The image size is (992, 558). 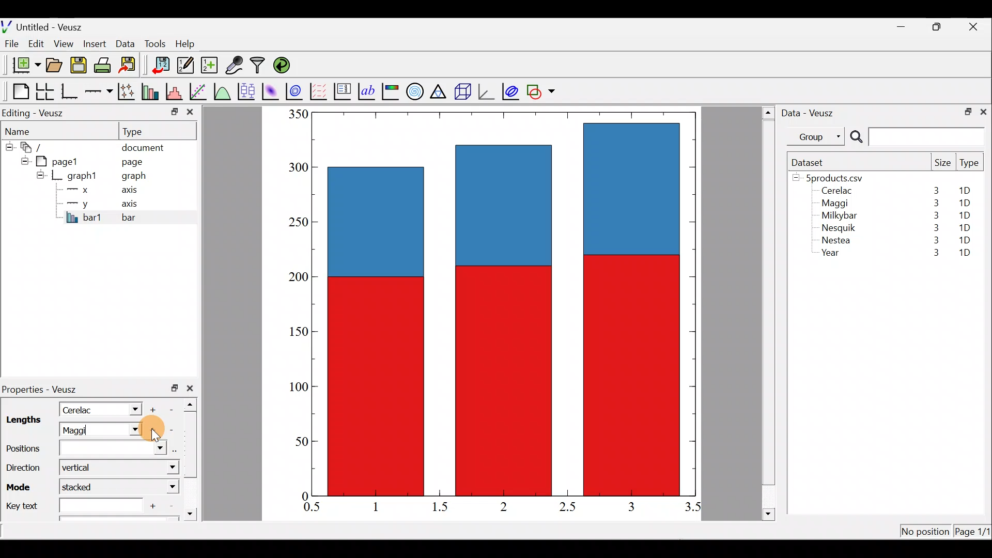 I want to click on scroll bar, so click(x=193, y=457).